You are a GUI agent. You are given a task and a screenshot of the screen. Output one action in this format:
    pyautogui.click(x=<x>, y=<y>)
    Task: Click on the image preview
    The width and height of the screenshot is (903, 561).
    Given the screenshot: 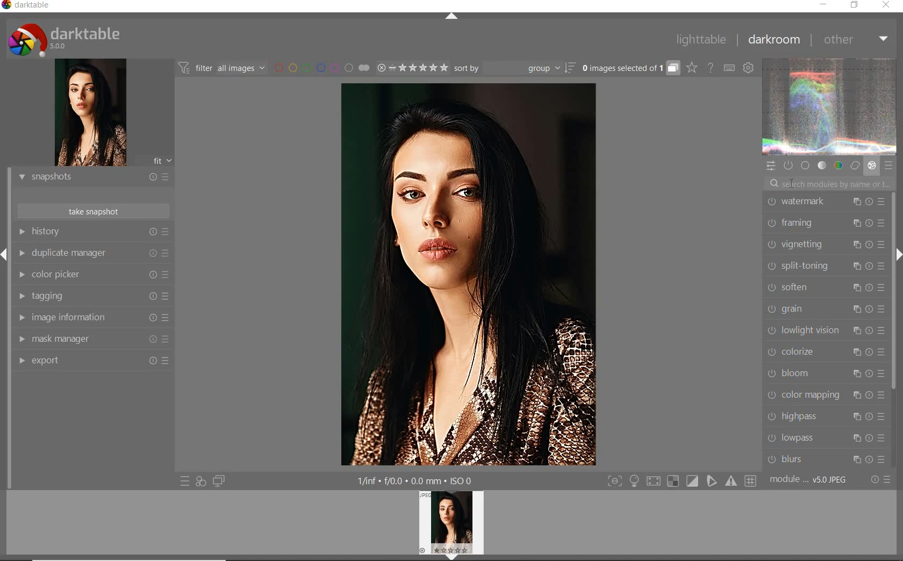 What is the action you would take?
    pyautogui.click(x=450, y=524)
    